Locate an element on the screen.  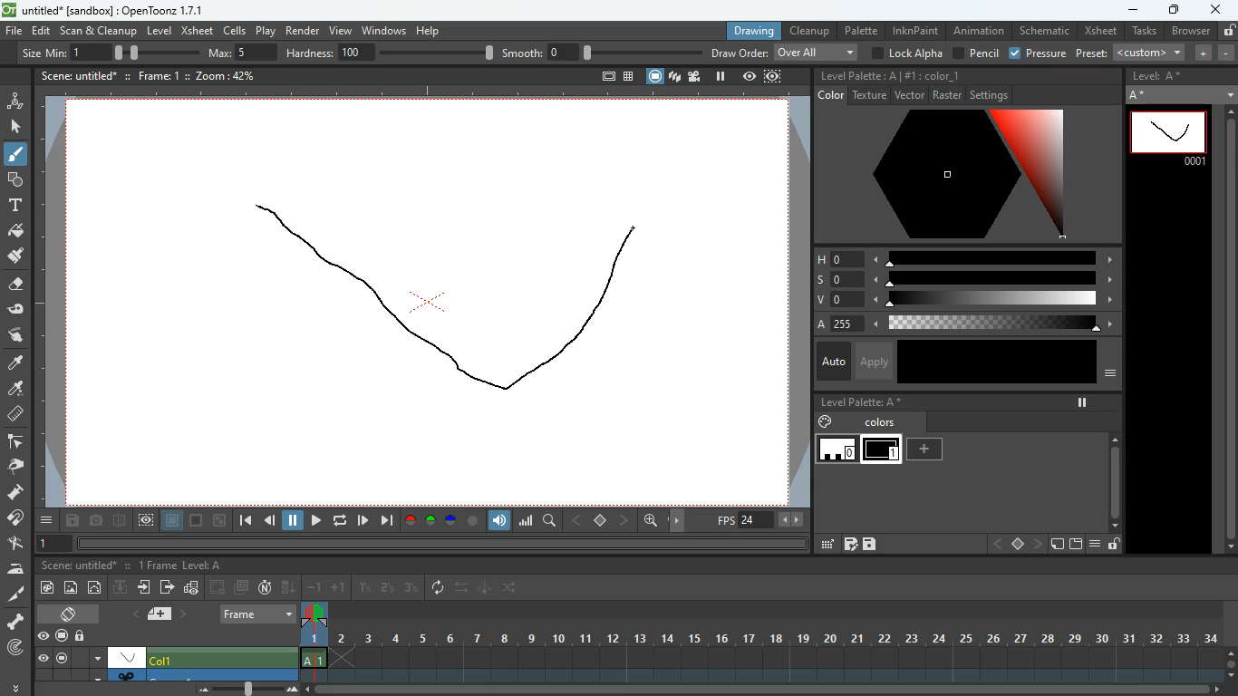
animation is located at coordinates (981, 31).